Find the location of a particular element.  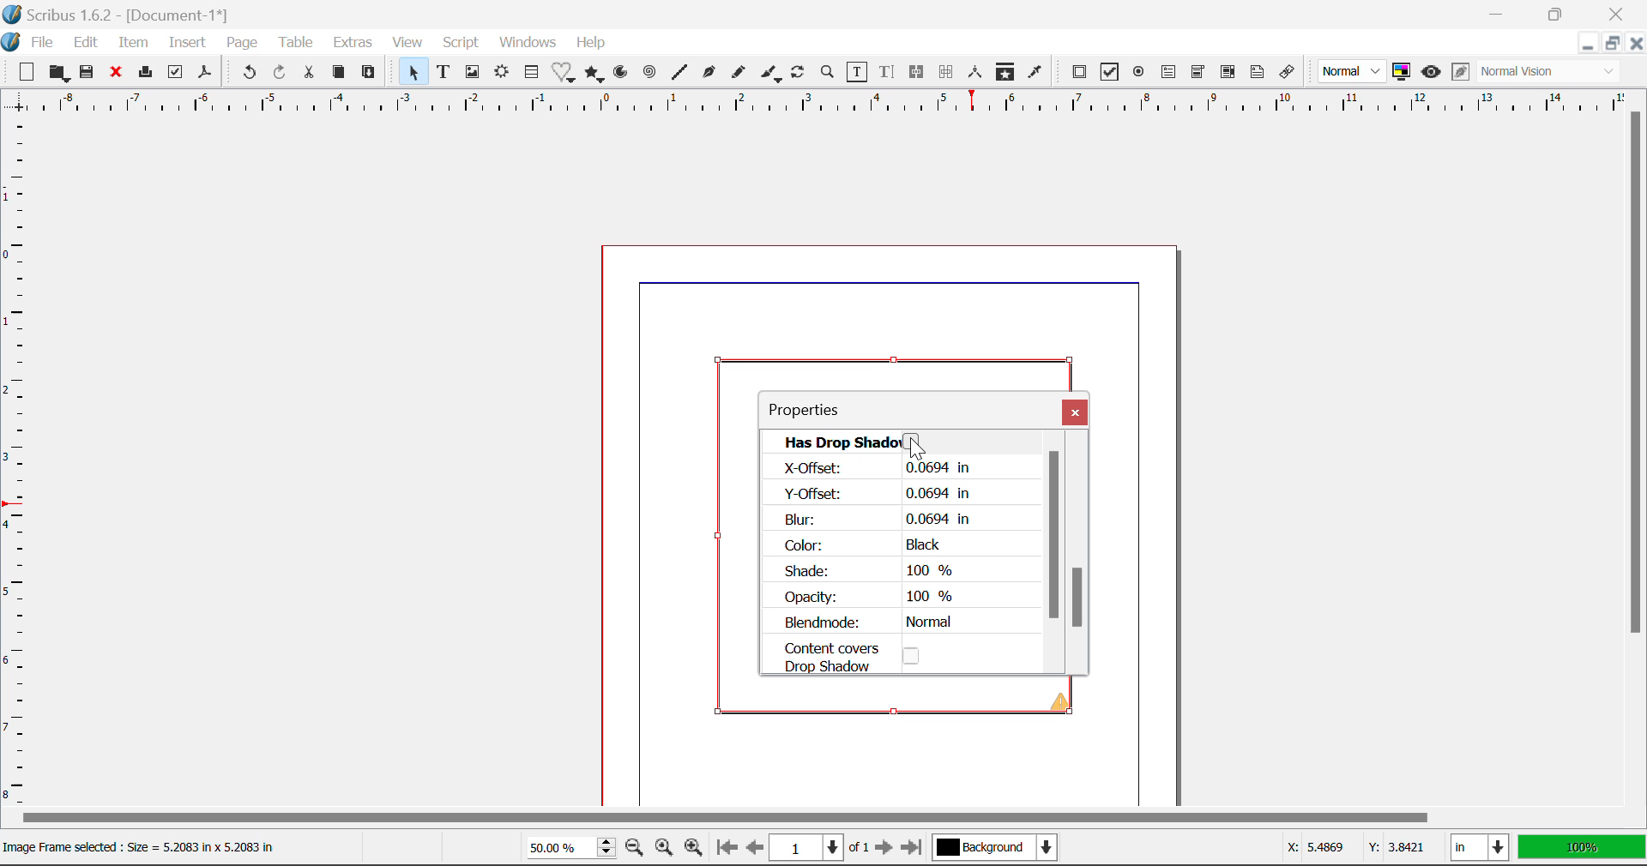

Script is located at coordinates (462, 41).